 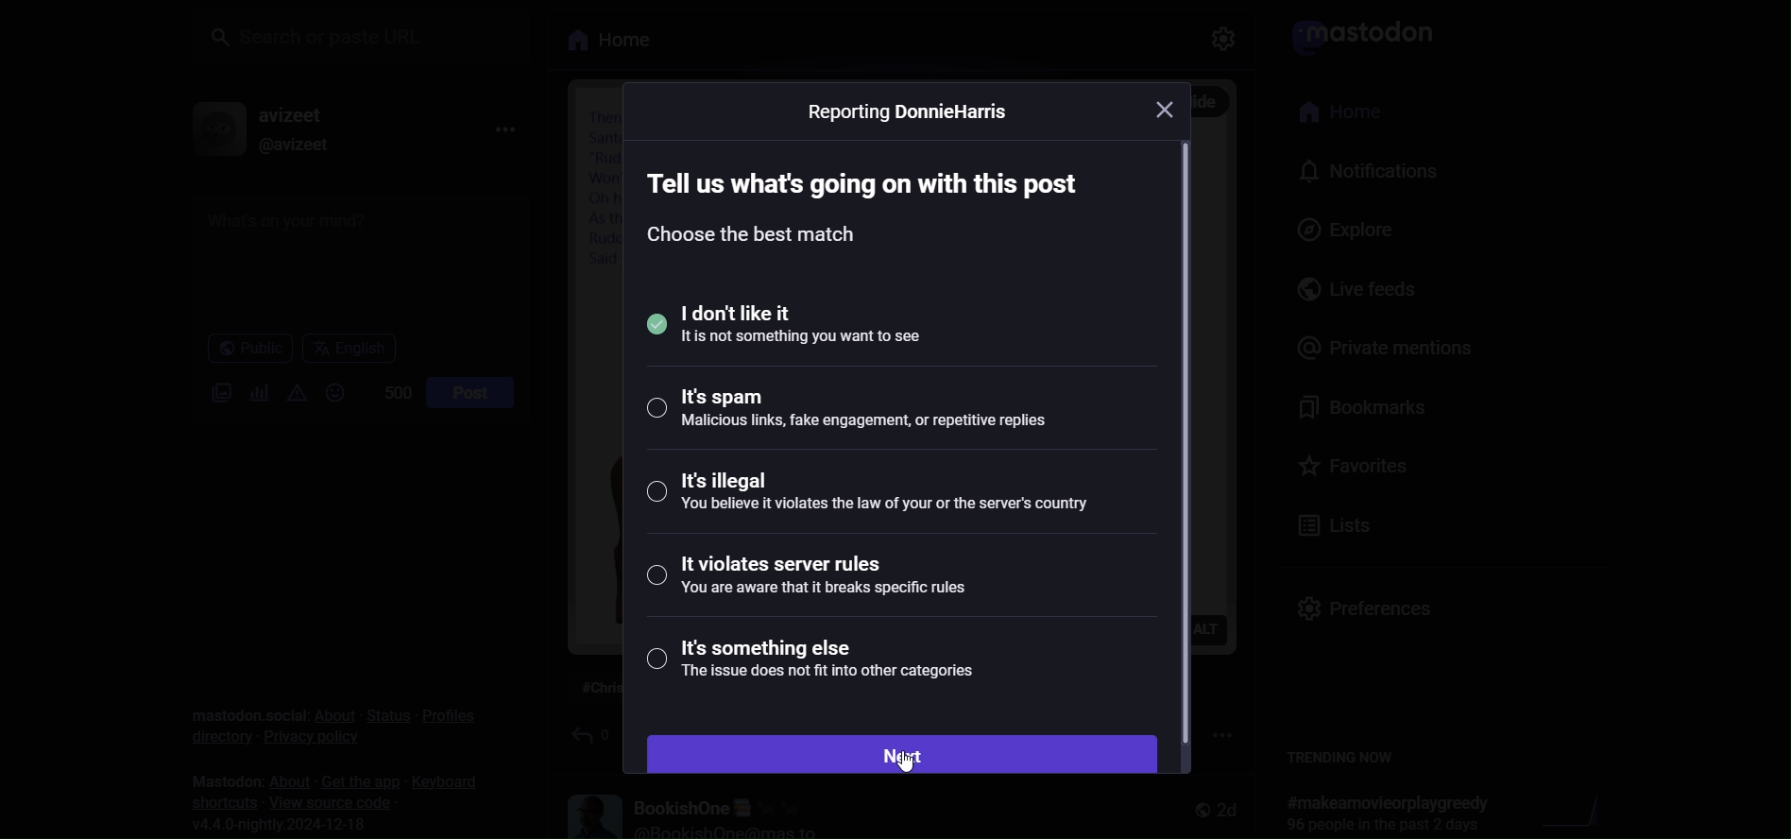 What do you see at coordinates (253, 391) in the screenshot?
I see `poll` at bounding box center [253, 391].